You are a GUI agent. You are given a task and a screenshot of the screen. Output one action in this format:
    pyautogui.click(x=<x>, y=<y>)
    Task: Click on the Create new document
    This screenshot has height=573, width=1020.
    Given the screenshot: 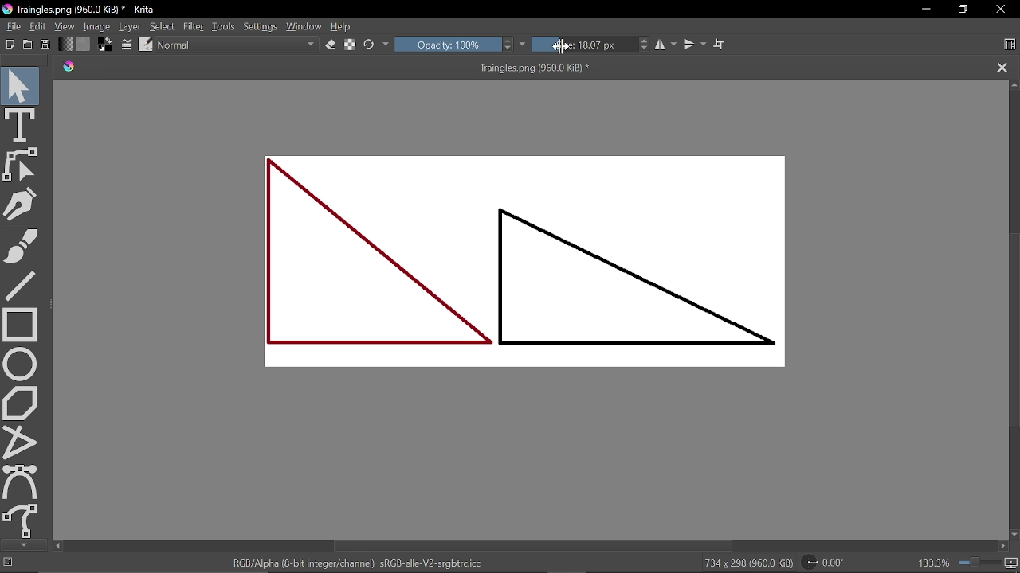 What is the action you would take?
    pyautogui.click(x=10, y=44)
    